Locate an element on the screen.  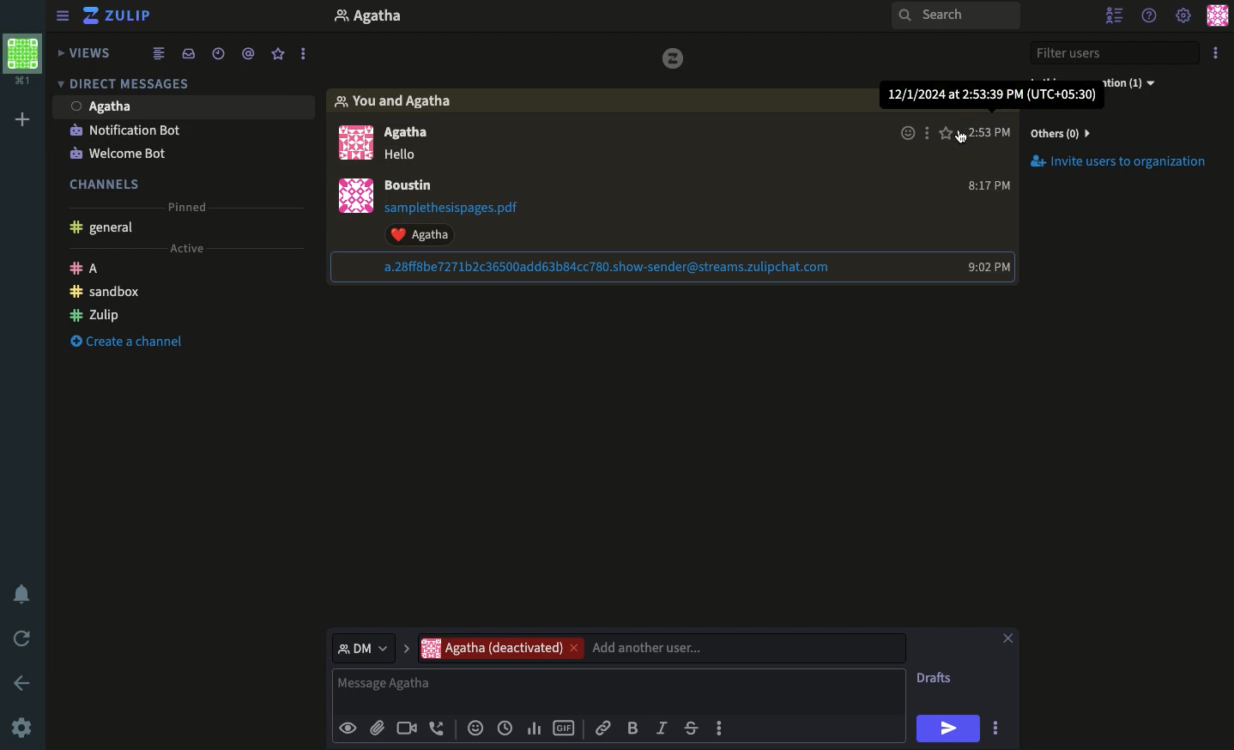
Time is located at coordinates (994, 96).